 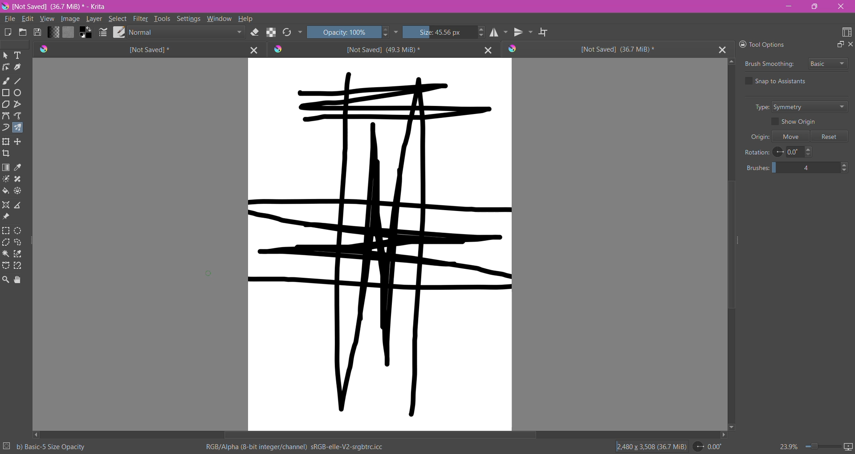 I want to click on Background Color Selector, so click(x=85, y=33).